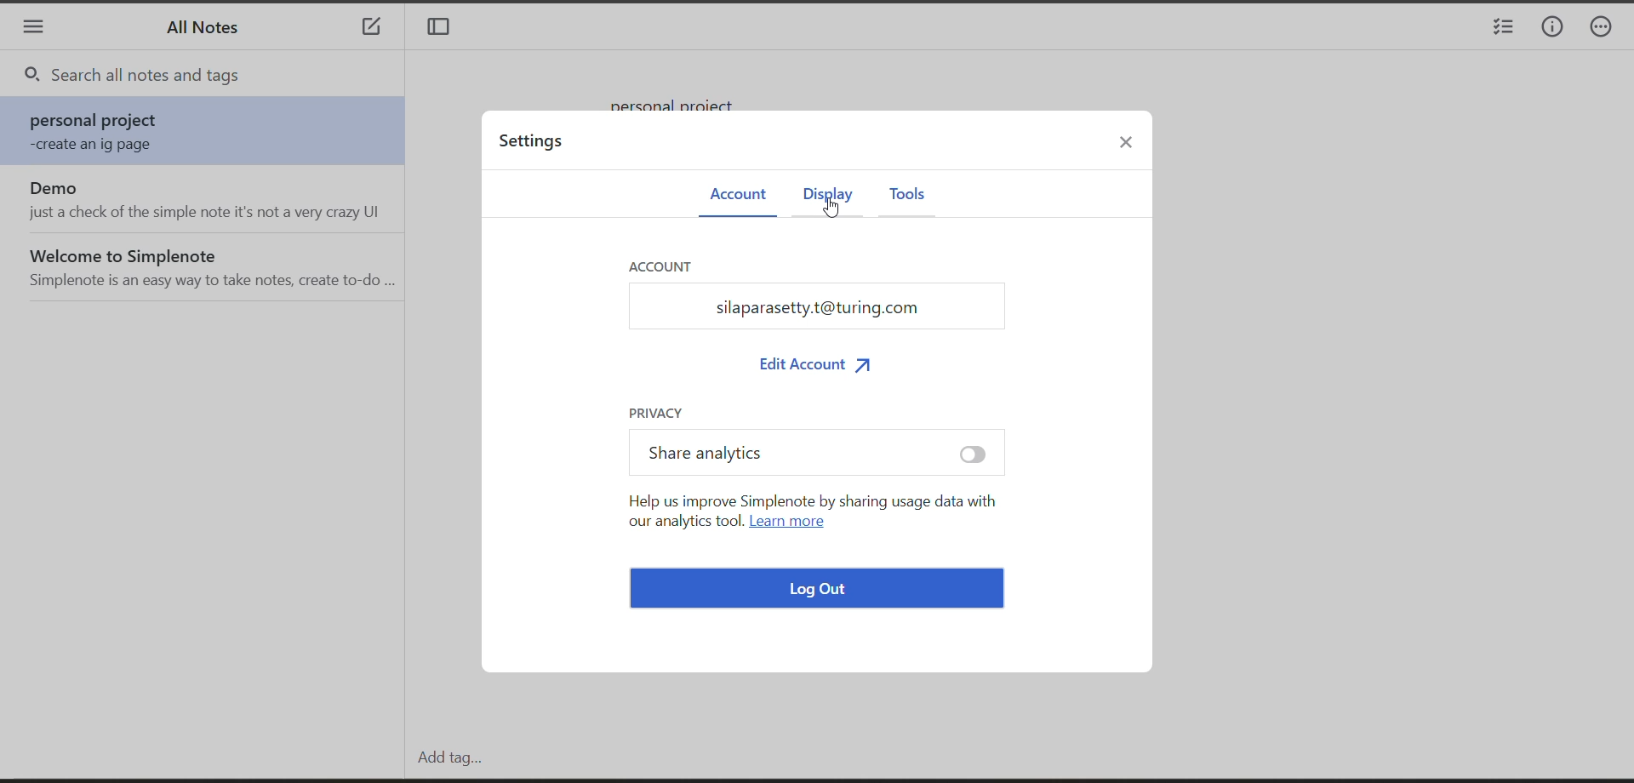 The height and width of the screenshot is (783, 1634). I want to click on account, so click(667, 266).